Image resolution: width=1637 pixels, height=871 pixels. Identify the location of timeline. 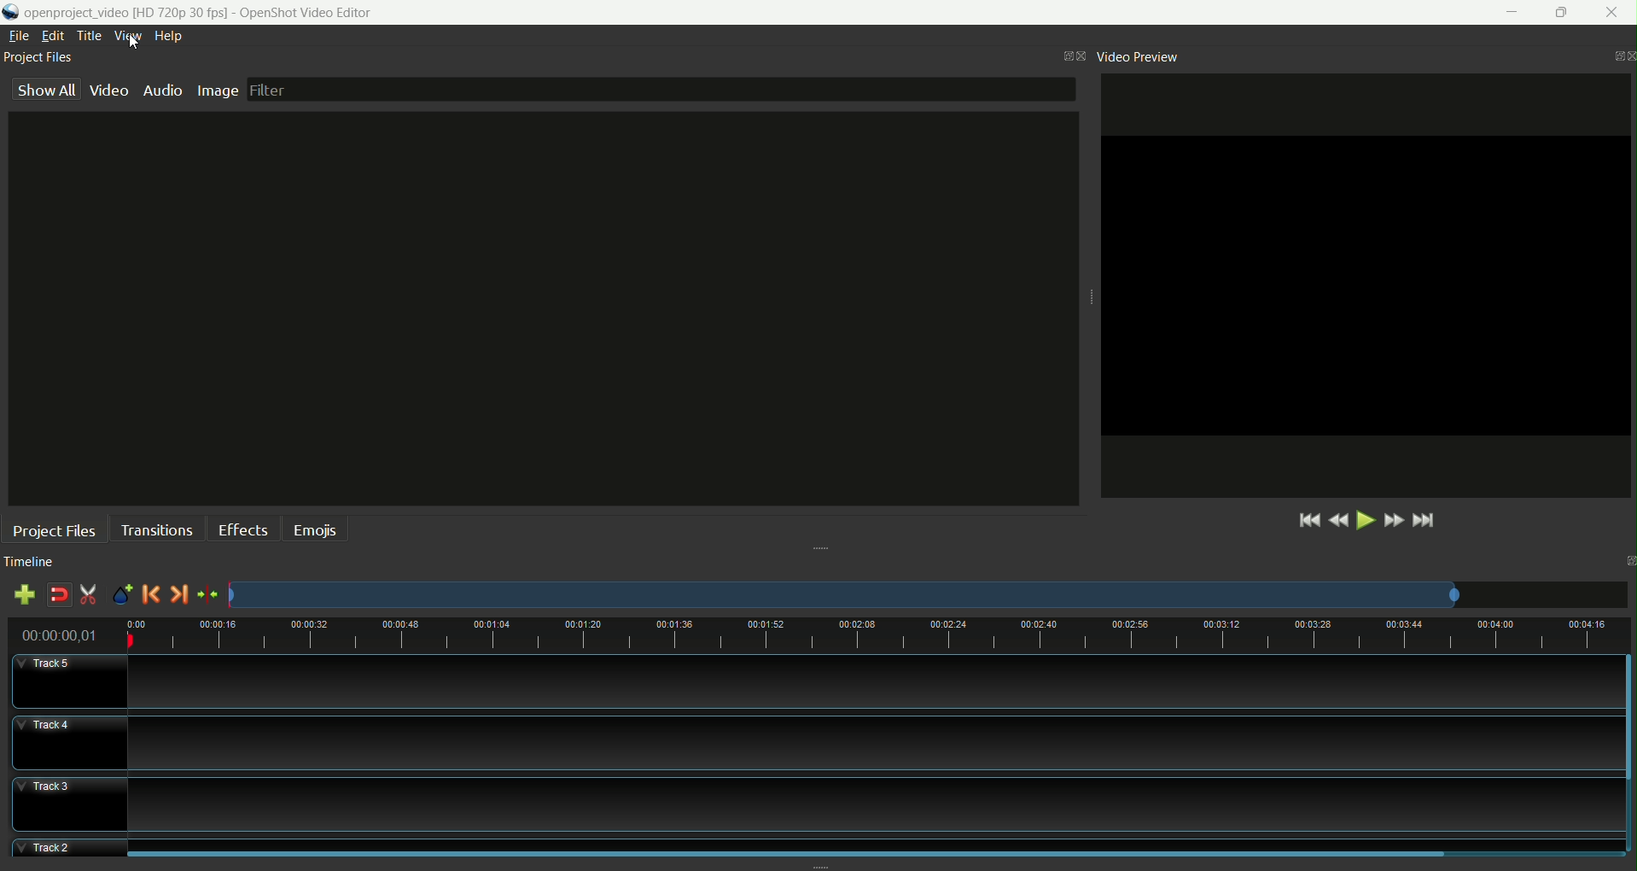
(40, 562).